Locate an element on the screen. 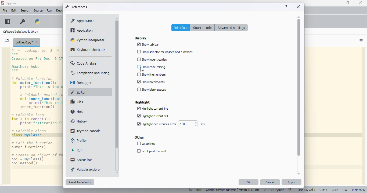  application is located at coordinates (81, 30).